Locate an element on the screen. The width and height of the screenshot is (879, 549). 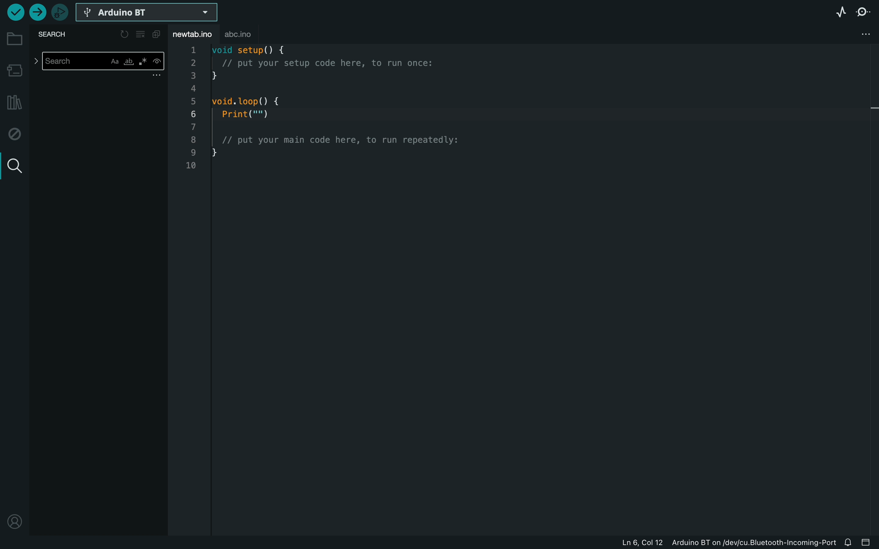
profile is located at coordinates (15, 517).